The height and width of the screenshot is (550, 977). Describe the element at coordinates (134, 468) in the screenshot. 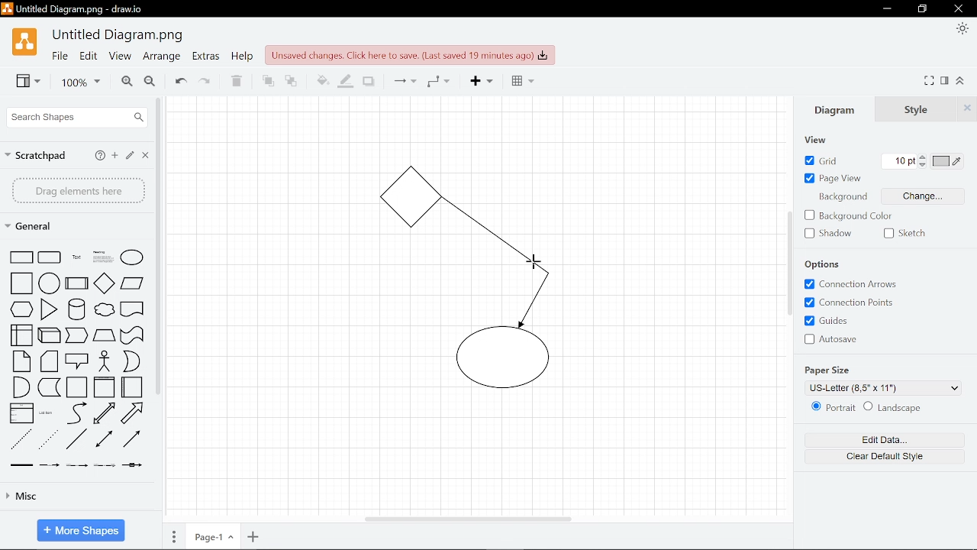

I see `shape` at that location.